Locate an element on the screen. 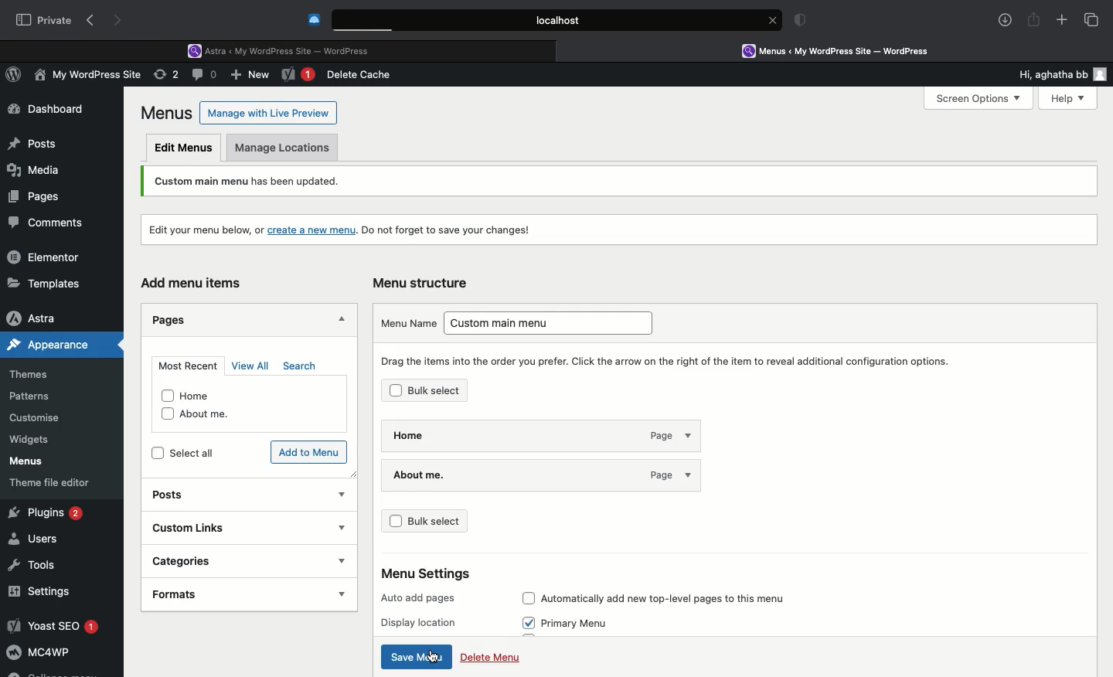  About me. - page is located at coordinates (502, 473).